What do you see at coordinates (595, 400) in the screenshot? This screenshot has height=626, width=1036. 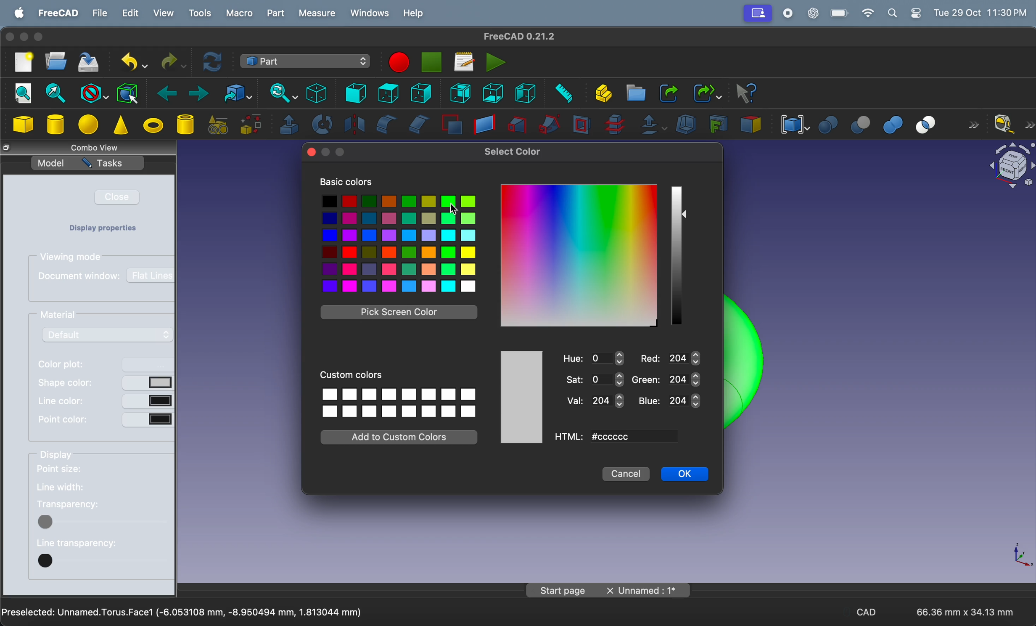 I see `Val` at bounding box center [595, 400].